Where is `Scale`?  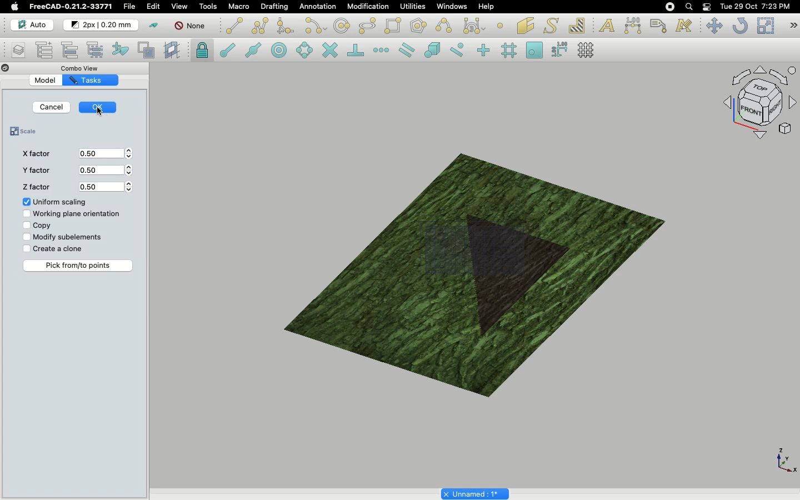 Scale is located at coordinates (27, 132).